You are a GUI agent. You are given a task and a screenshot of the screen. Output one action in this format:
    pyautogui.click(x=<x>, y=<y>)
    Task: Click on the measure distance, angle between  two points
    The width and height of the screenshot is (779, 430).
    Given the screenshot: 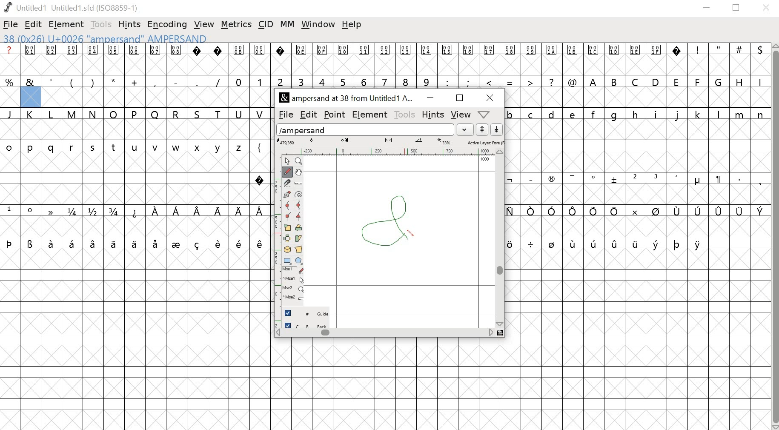 What is the action you would take?
    pyautogui.click(x=299, y=183)
    